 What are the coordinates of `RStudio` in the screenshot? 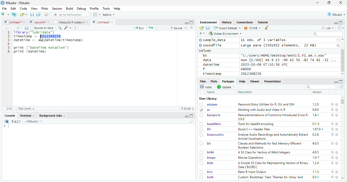 It's located at (337, 15).